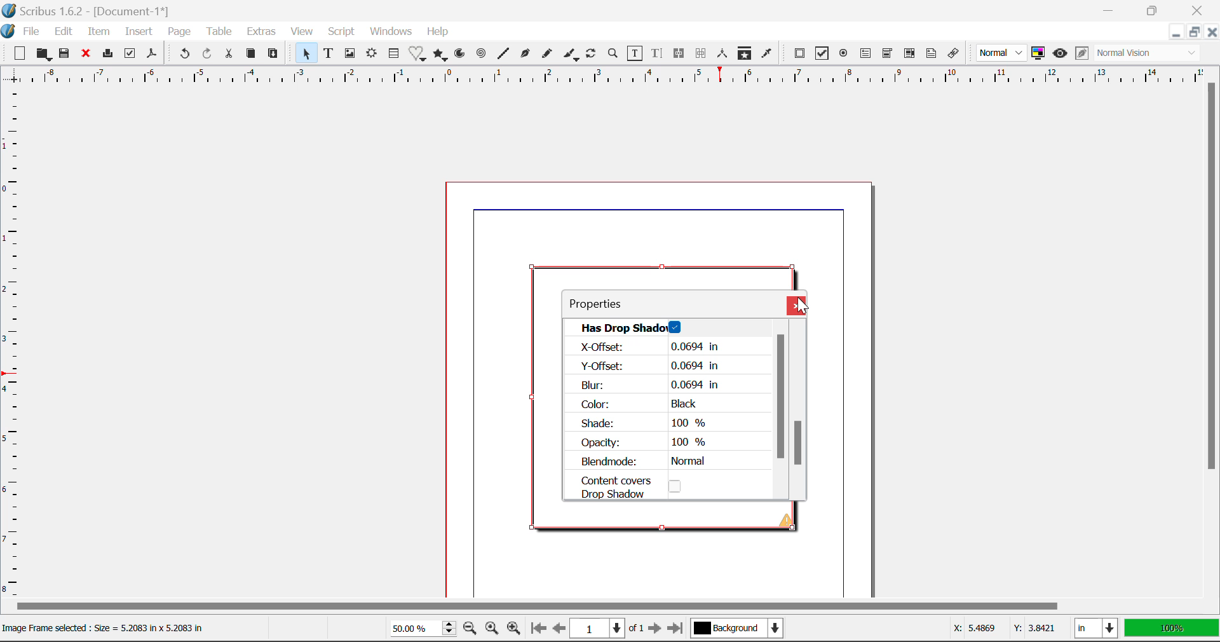  What do you see at coordinates (304, 32) in the screenshot?
I see `View` at bounding box center [304, 32].